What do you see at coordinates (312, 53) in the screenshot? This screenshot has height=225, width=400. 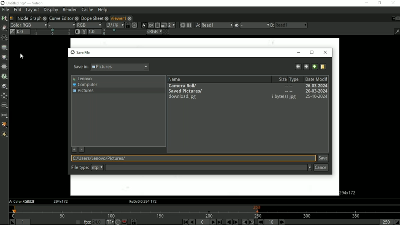 I see `Maximize` at bounding box center [312, 53].